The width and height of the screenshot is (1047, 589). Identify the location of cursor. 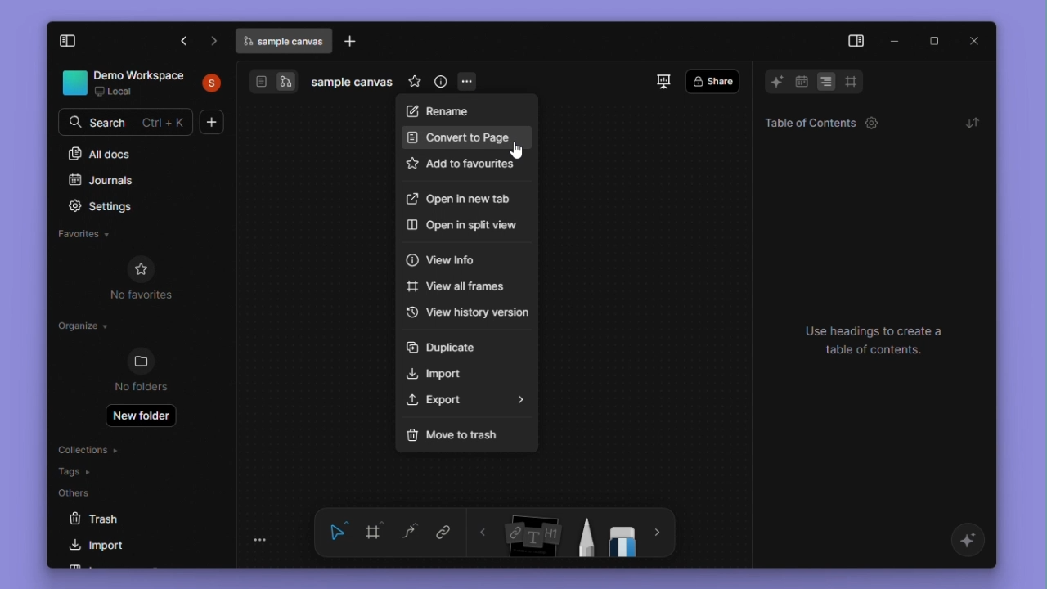
(518, 152).